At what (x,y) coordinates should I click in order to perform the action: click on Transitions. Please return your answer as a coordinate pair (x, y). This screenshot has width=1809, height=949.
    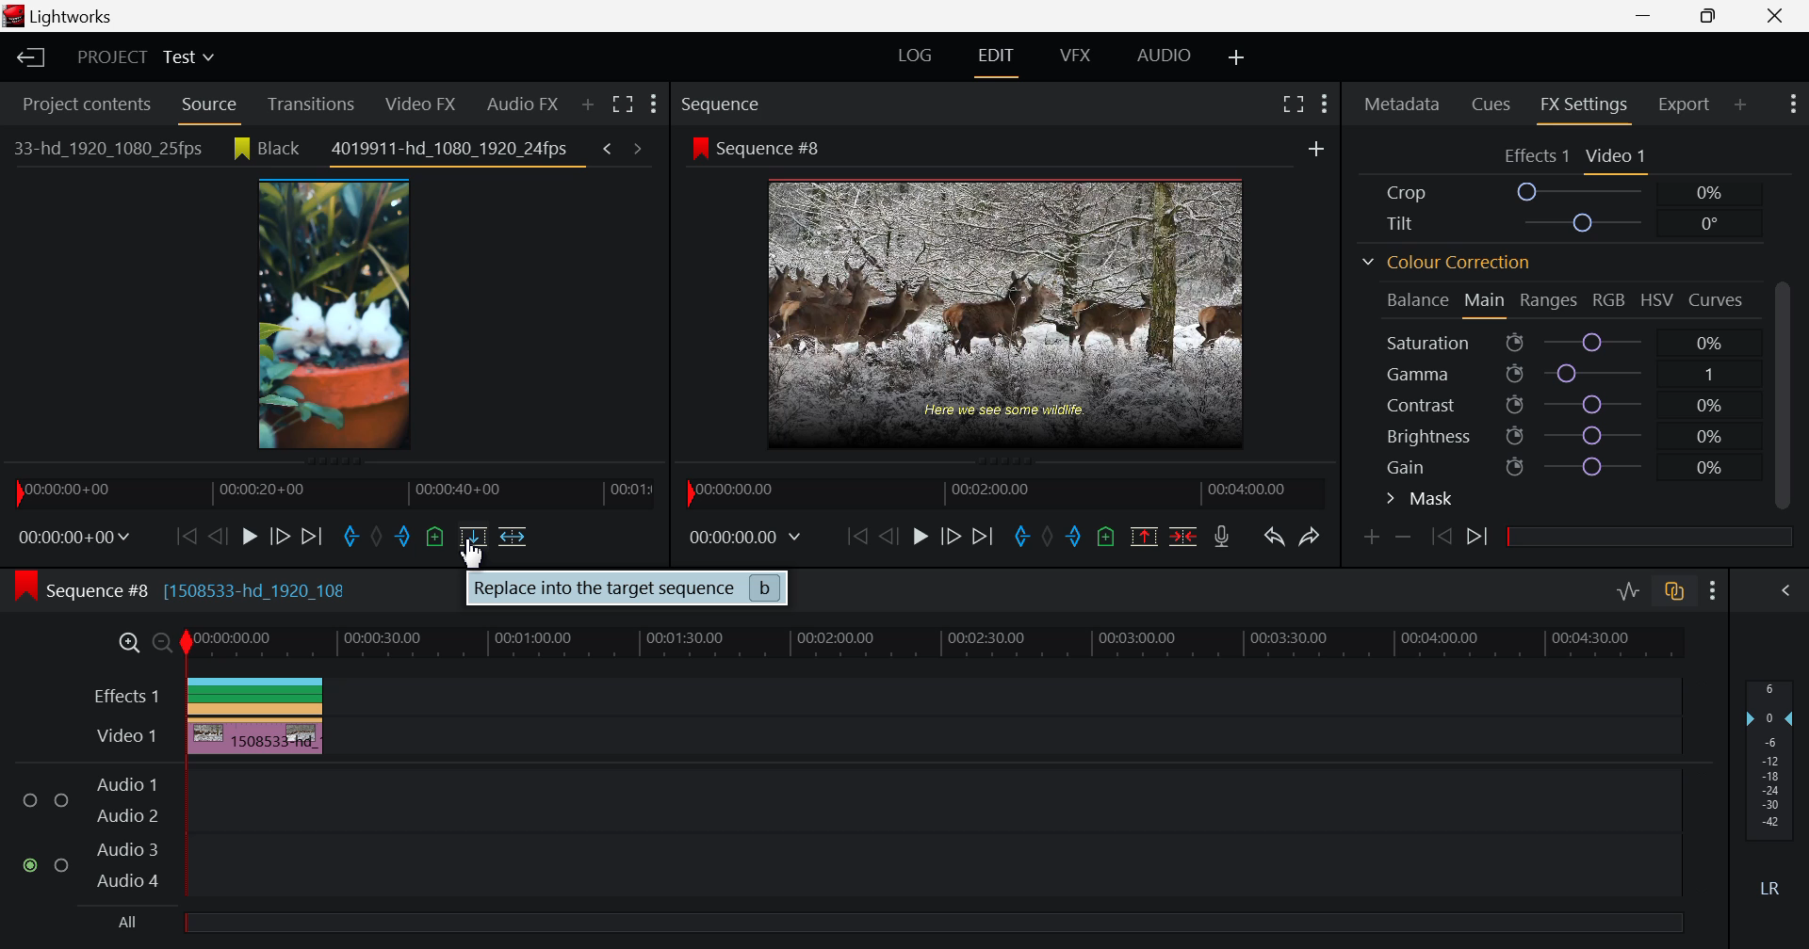
    Looking at the image, I should click on (313, 103).